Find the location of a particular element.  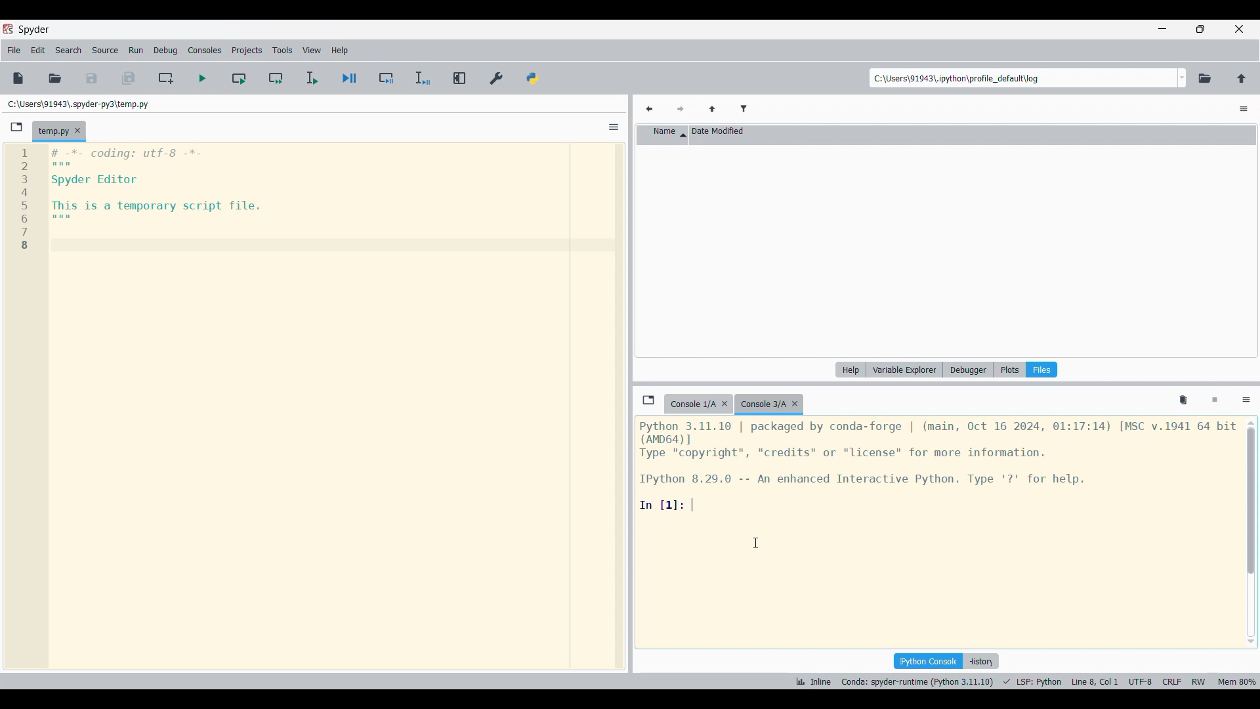

Debug cell is located at coordinates (387, 77).